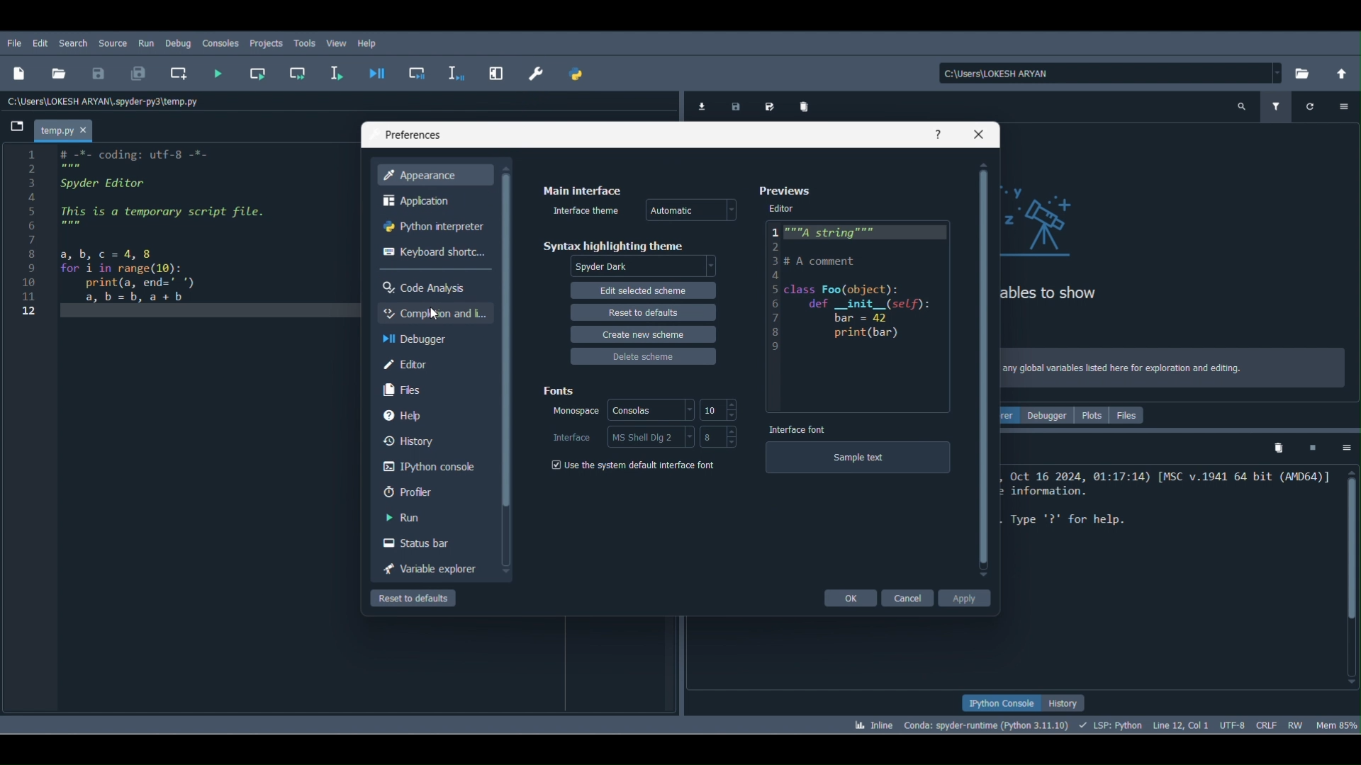 The width and height of the screenshot is (1361, 765). Describe the element at coordinates (434, 225) in the screenshot. I see `Python Interpreter` at that location.